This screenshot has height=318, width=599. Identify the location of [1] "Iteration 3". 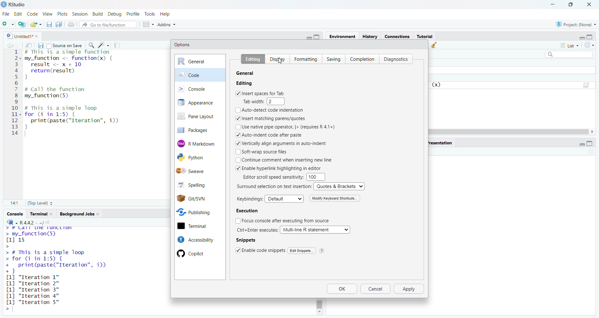
(32, 296).